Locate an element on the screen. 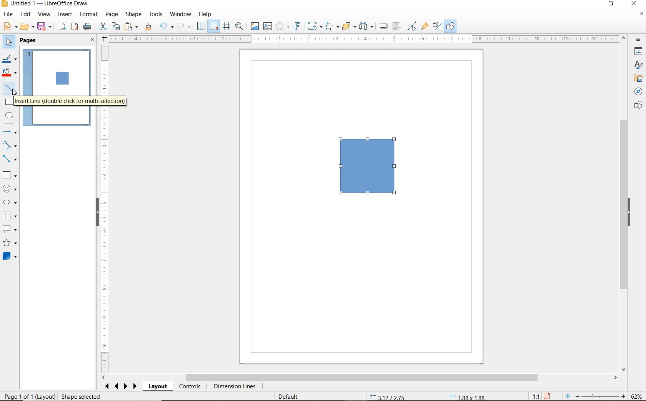 The width and height of the screenshot is (646, 401). SAVE is located at coordinates (45, 27).